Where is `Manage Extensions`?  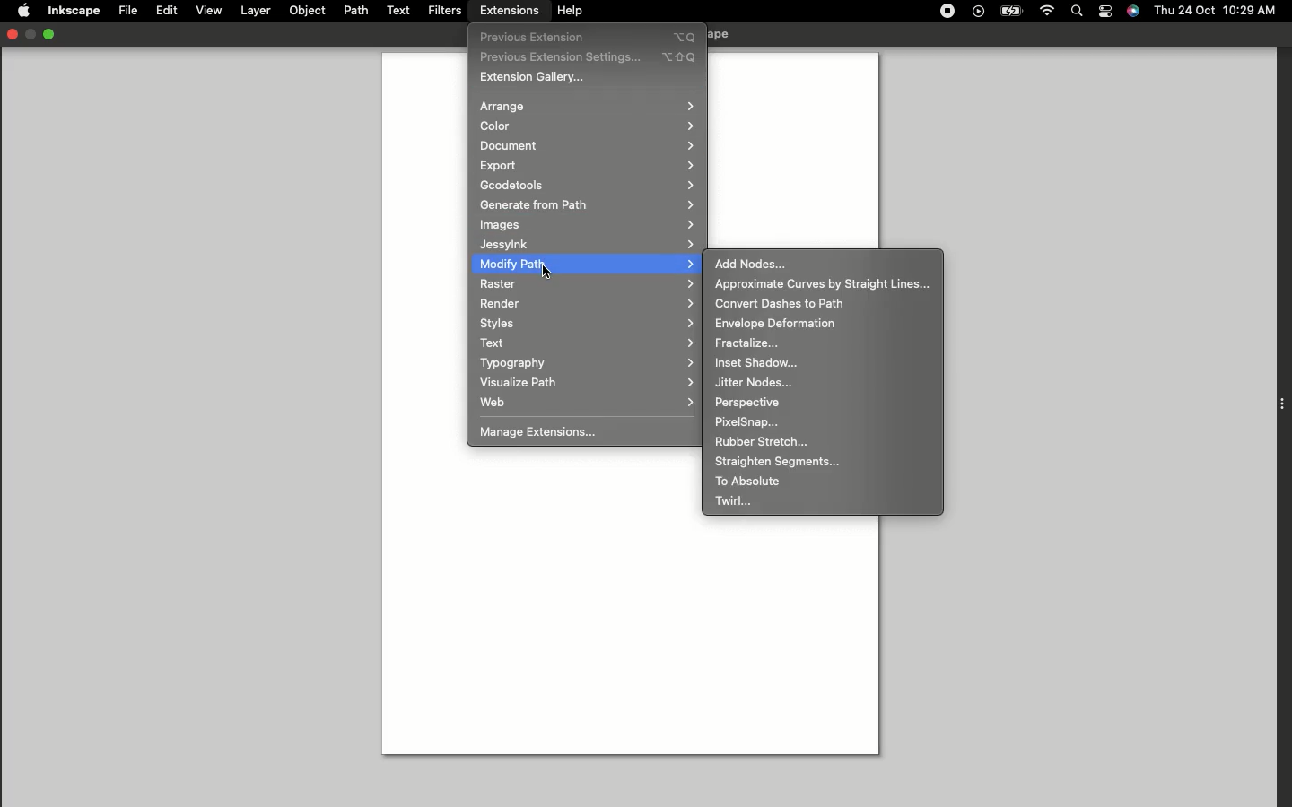 Manage Extensions is located at coordinates (541, 432).